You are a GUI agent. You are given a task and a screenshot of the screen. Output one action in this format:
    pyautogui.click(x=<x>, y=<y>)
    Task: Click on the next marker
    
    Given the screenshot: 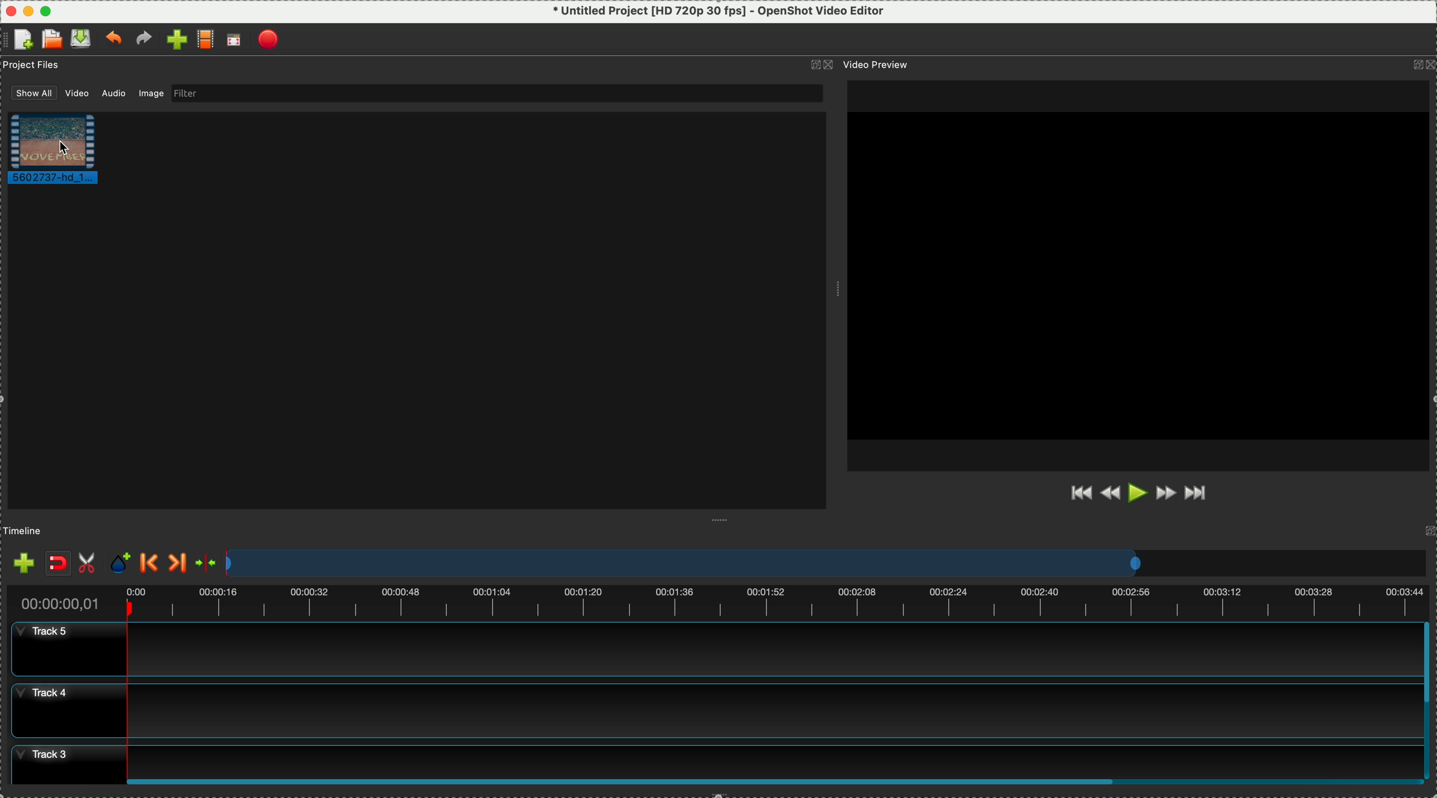 What is the action you would take?
    pyautogui.click(x=179, y=563)
    